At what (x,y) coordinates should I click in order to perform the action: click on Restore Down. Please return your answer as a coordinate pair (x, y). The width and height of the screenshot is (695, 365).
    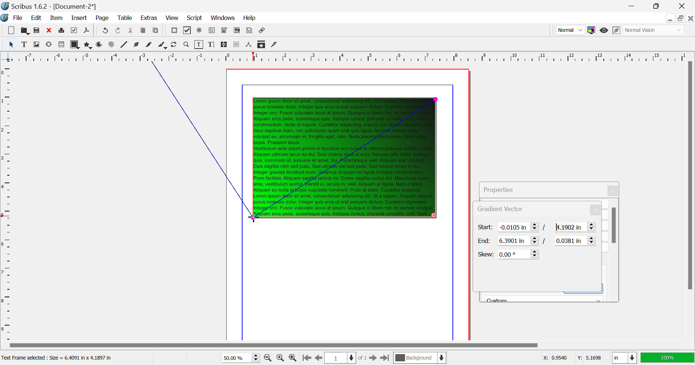
    Looking at the image, I should click on (633, 6).